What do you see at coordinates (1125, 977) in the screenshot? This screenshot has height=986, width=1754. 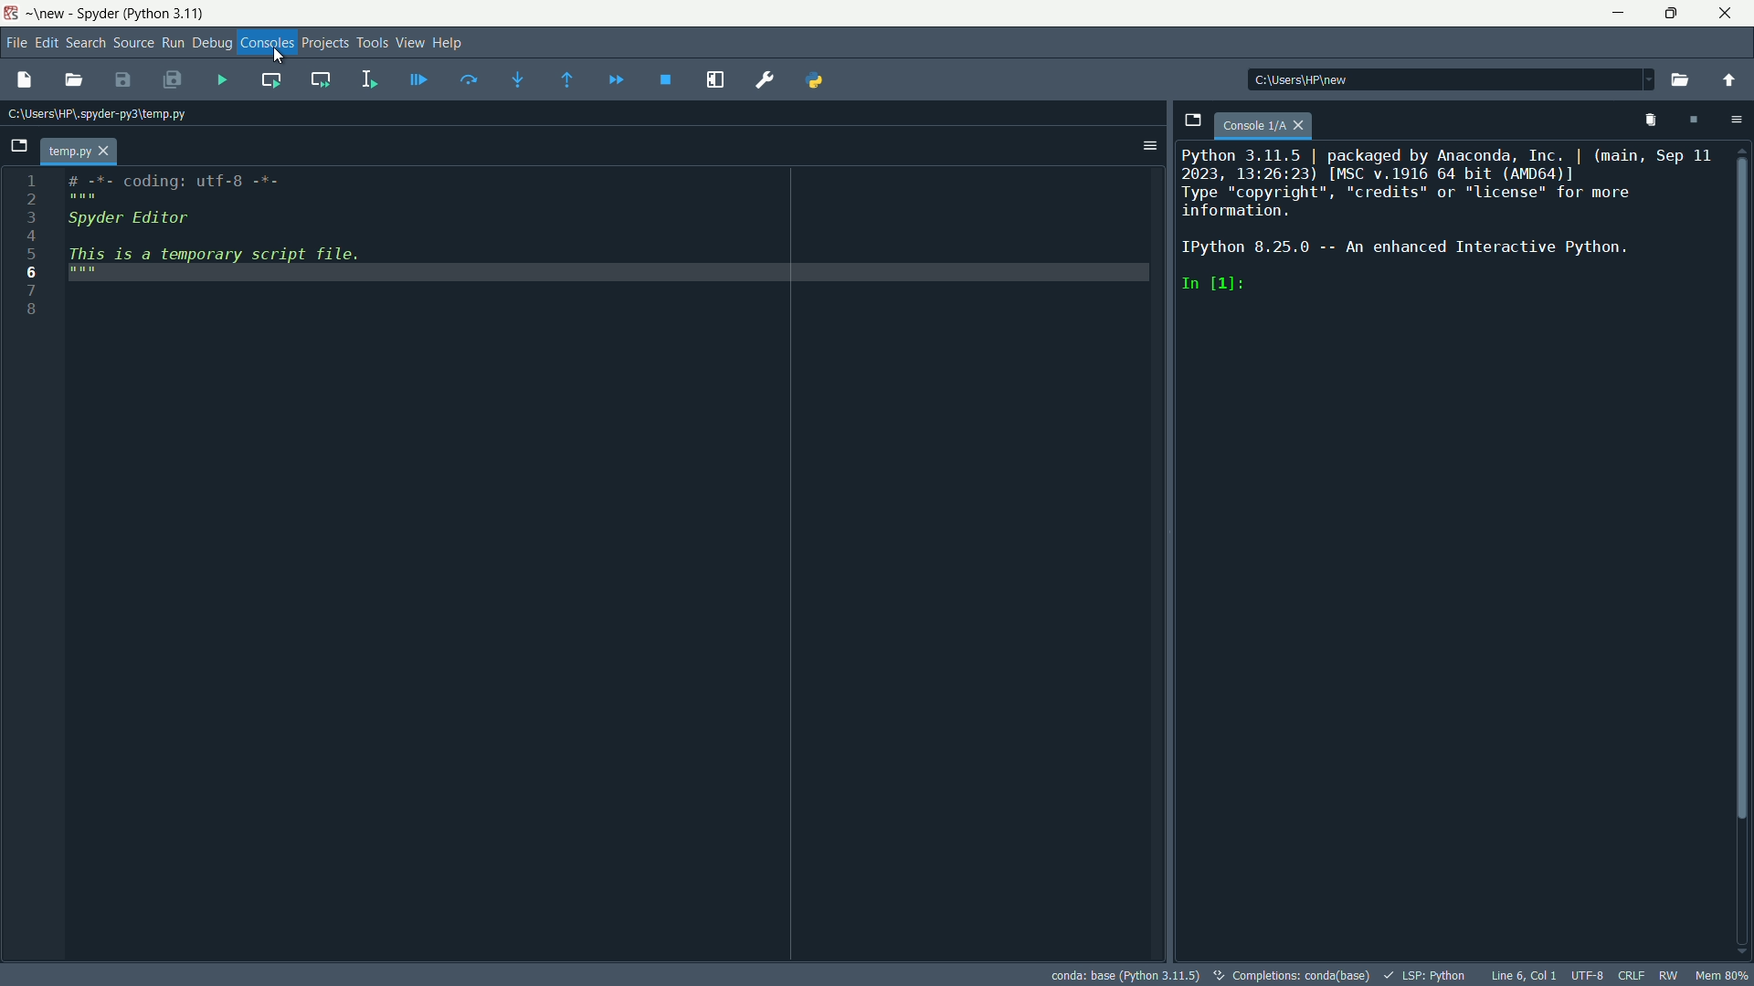 I see `conda: base (Python 3.11.5)` at bounding box center [1125, 977].